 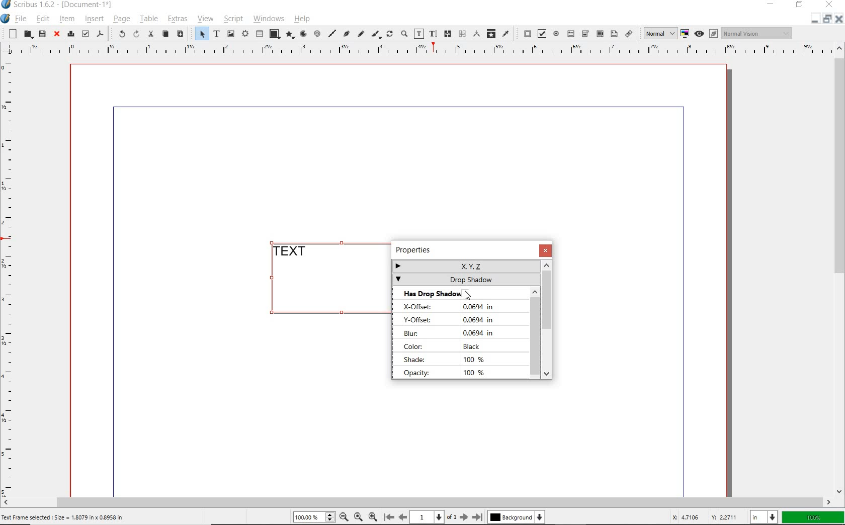 What do you see at coordinates (179, 20) in the screenshot?
I see `extras` at bounding box center [179, 20].